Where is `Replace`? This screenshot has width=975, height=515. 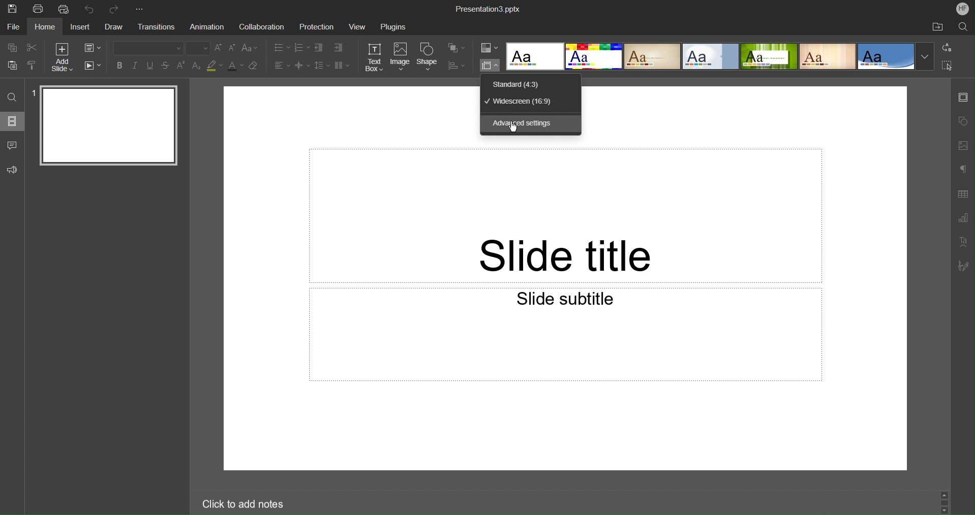
Replace is located at coordinates (948, 47).